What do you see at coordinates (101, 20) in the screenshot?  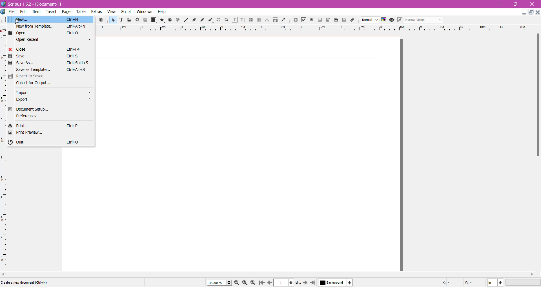 I see `paste` at bounding box center [101, 20].